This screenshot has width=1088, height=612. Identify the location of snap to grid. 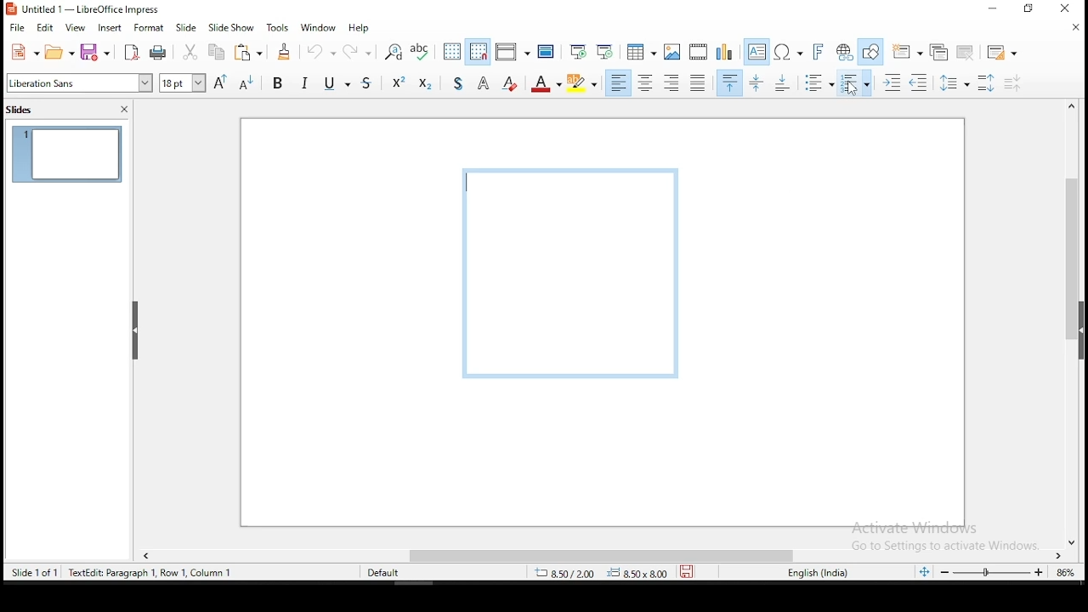
(478, 52).